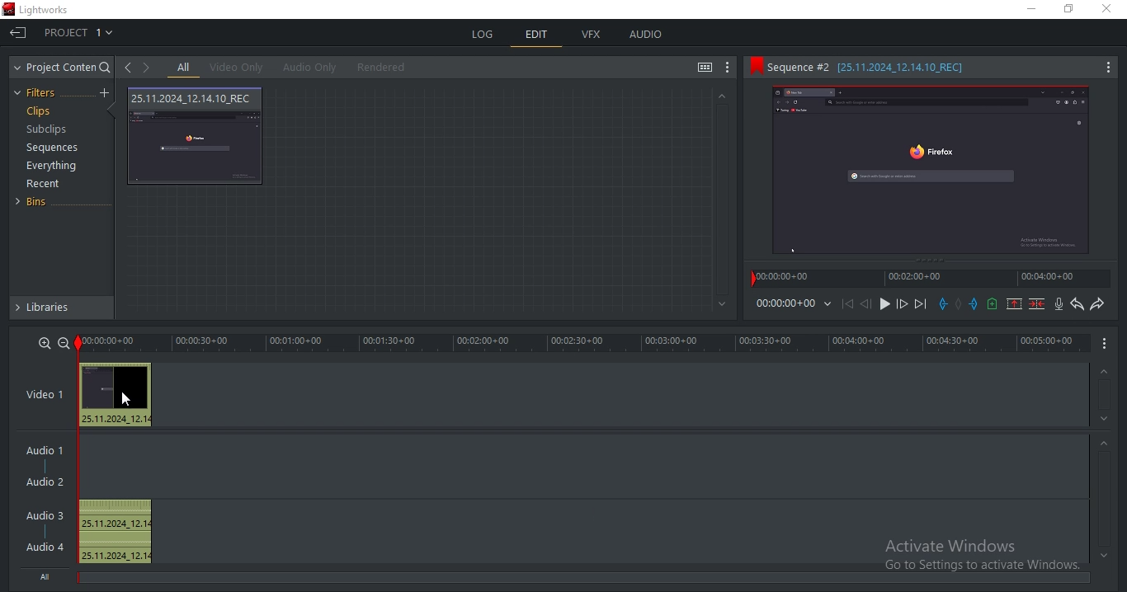 The image size is (1127, 592). I want to click on close, so click(1110, 10).